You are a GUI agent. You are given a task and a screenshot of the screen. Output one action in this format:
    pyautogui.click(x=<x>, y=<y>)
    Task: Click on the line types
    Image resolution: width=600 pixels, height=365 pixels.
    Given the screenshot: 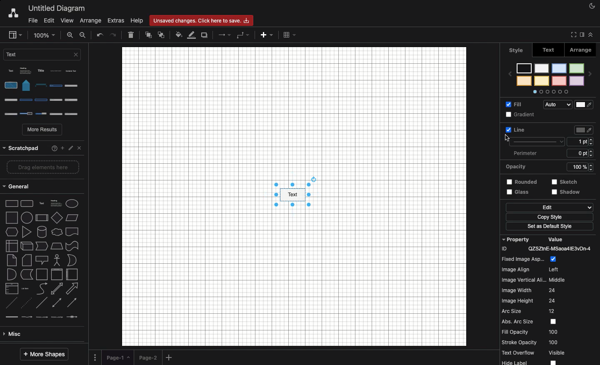 What is the action you would take?
    pyautogui.click(x=45, y=247)
    